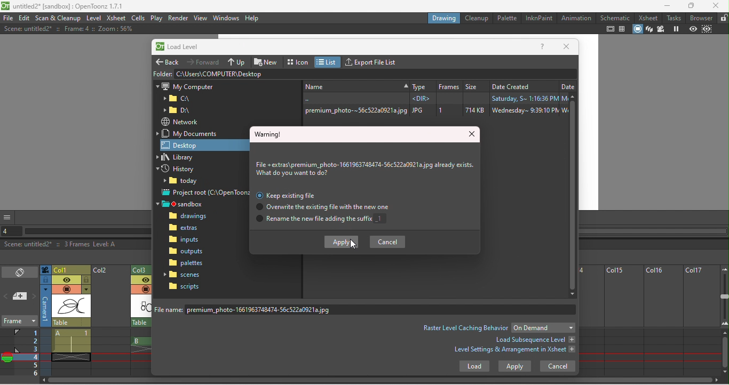  I want to click on Level settings & Arrangement in Xsheet, so click(515, 351).